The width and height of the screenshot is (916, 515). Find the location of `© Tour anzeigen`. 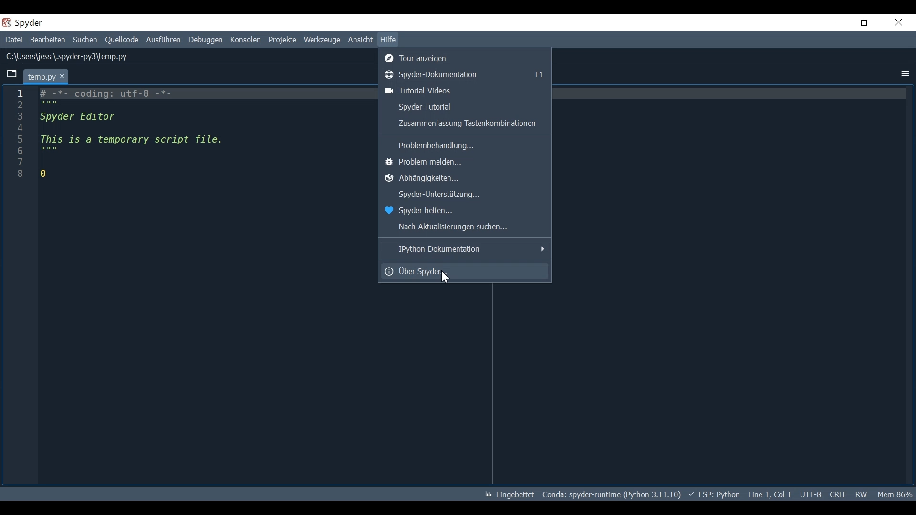

© Tour anzeigen is located at coordinates (422, 59).